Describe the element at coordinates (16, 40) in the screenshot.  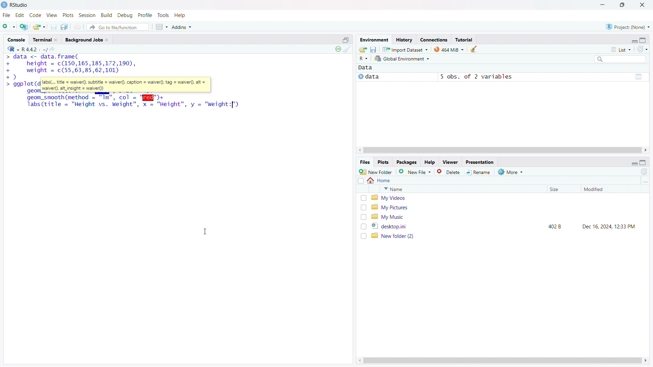
I see `console` at that location.